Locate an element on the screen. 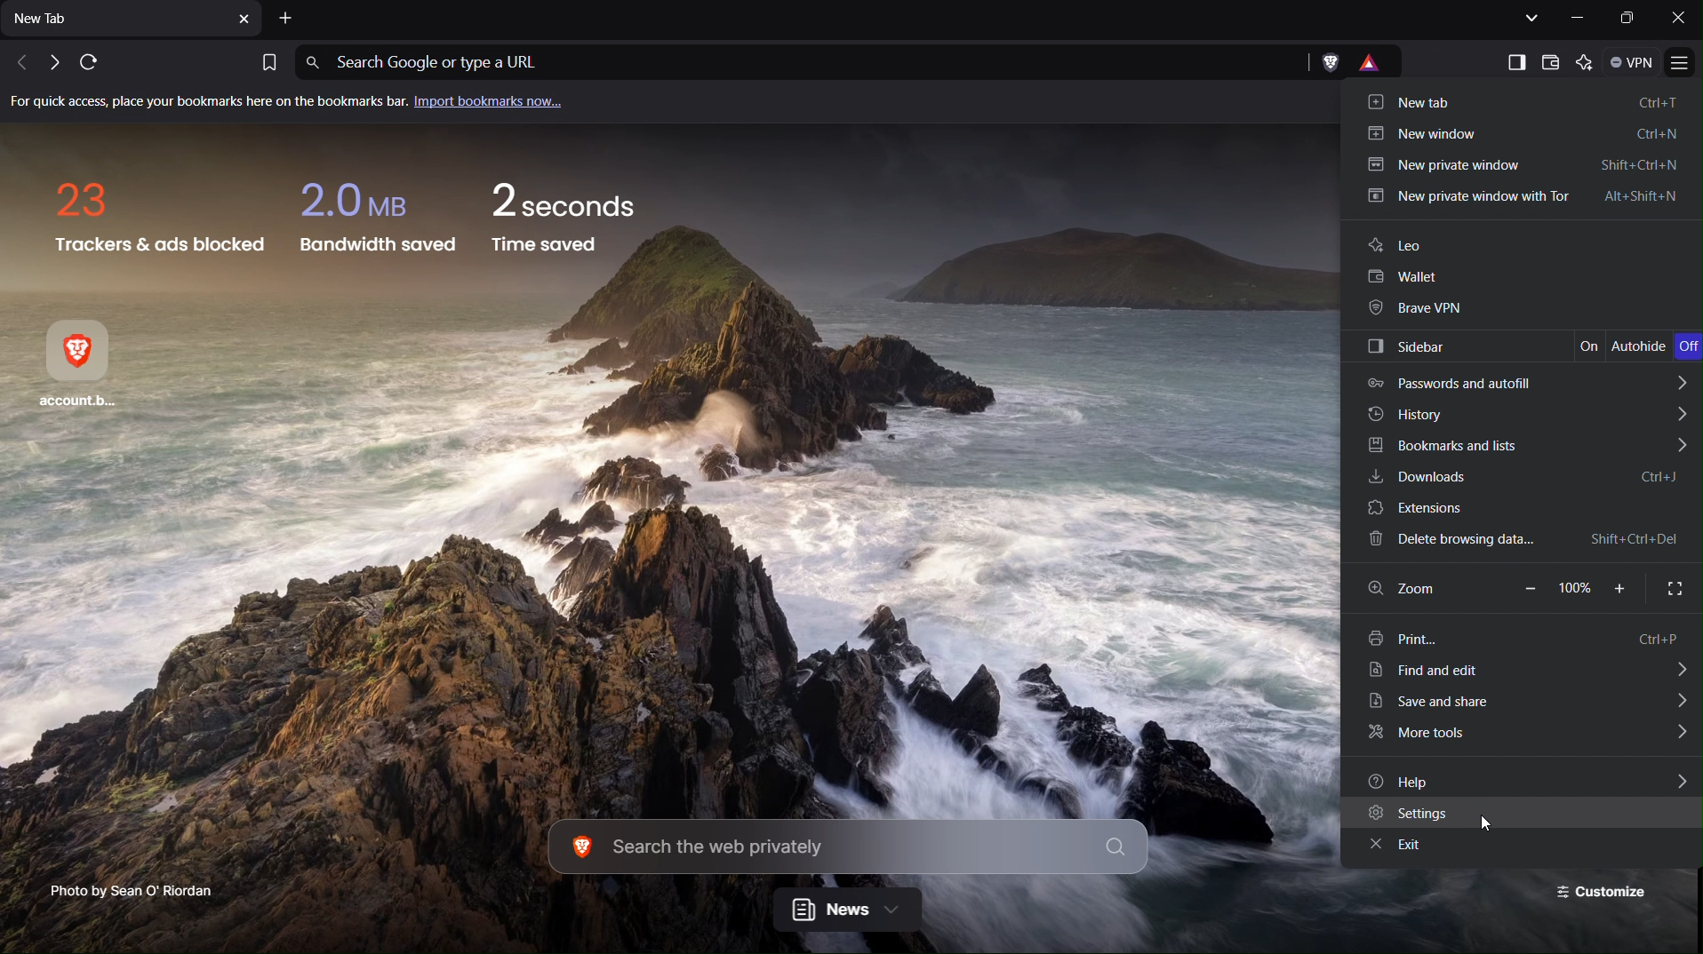 The width and height of the screenshot is (1703, 954). Downloads is located at coordinates (1520, 479).